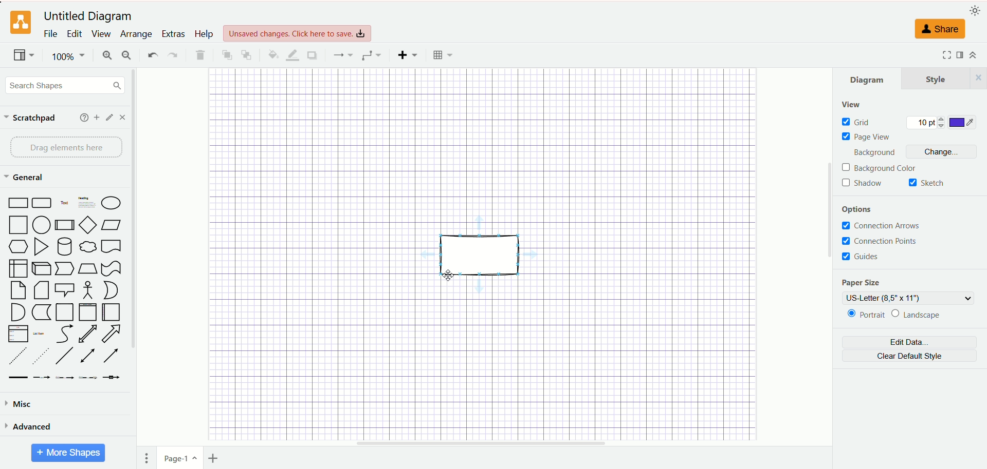 The height and width of the screenshot is (469, 987). I want to click on diagram, so click(868, 78).